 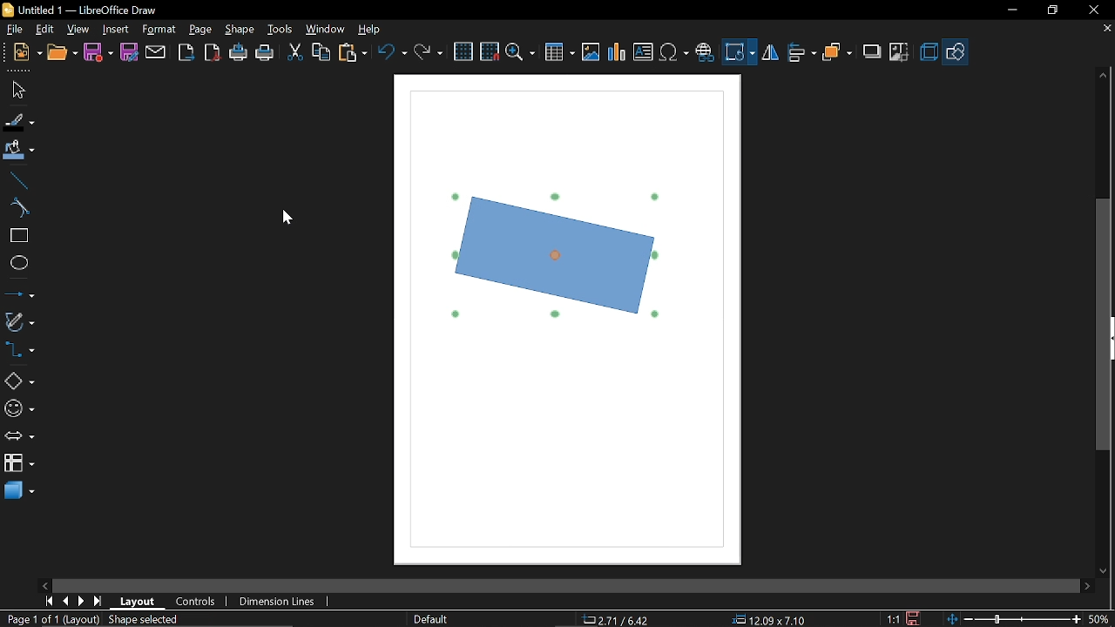 I want to click on attach, so click(x=156, y=52).